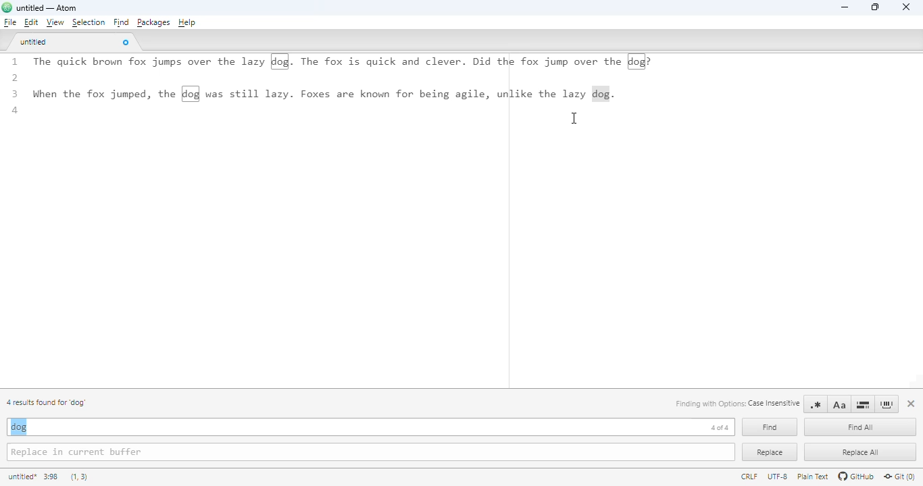 This screenshot has height=486, width=923. I want to click on The fox is quick and clever. Did the fox jump over the, so click(461, 62).